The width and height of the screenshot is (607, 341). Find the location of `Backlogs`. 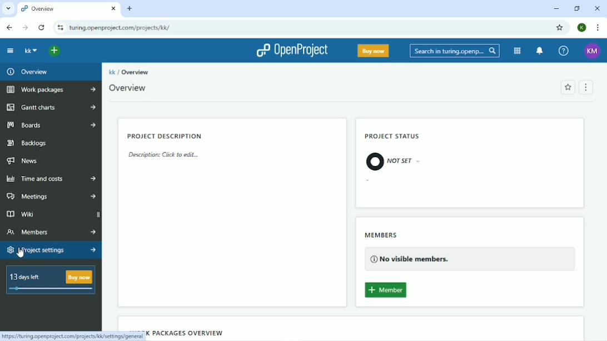

Backlogs is located at coordinates (27, 143).